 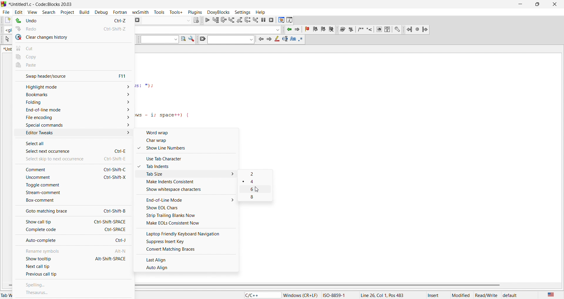 I want to click on jump icon, so click(x=416, y=29).